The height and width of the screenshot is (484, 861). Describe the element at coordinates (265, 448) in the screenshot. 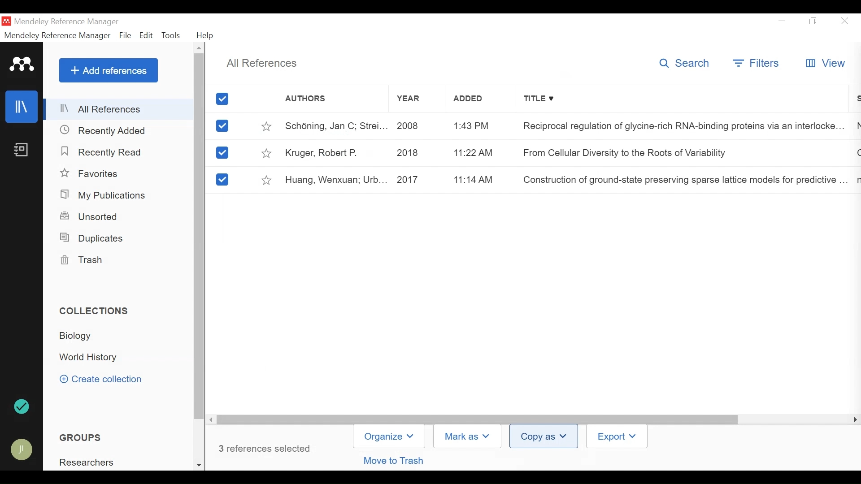

I see `Number of references selected` at that location.